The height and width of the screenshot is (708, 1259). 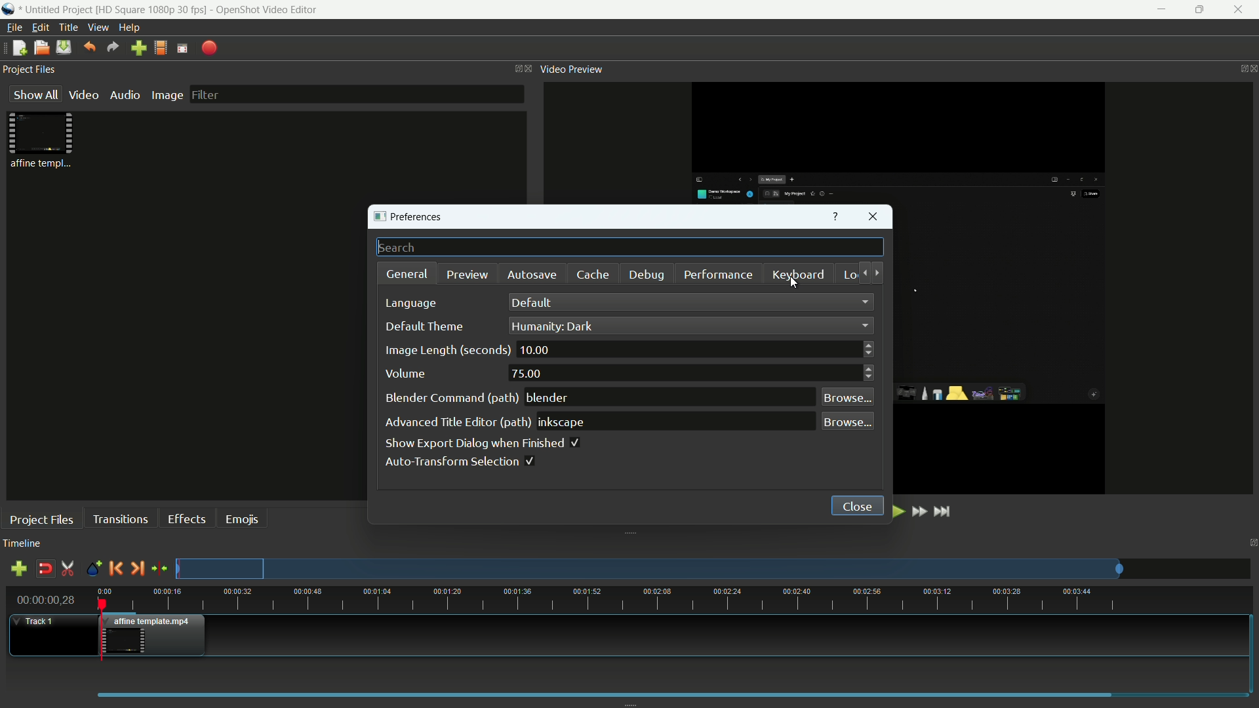 What do you see at coordinates (98, 28) in the screenshot?
I see `view menu` at bounding box center [98, 28].